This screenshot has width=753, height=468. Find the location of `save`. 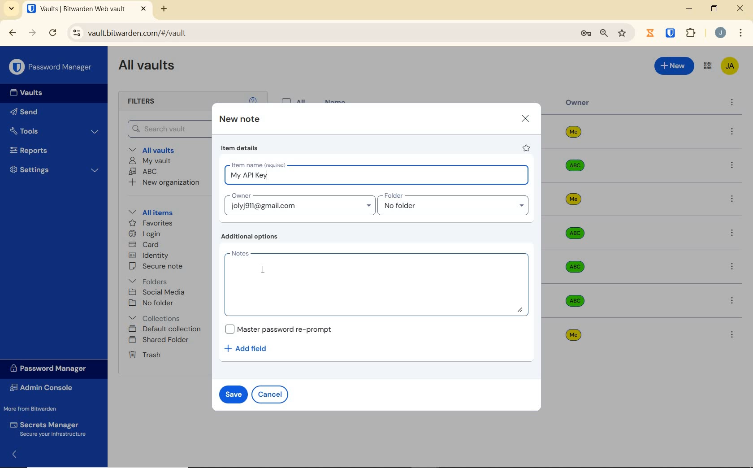

save is located at coordinates (234, 394).